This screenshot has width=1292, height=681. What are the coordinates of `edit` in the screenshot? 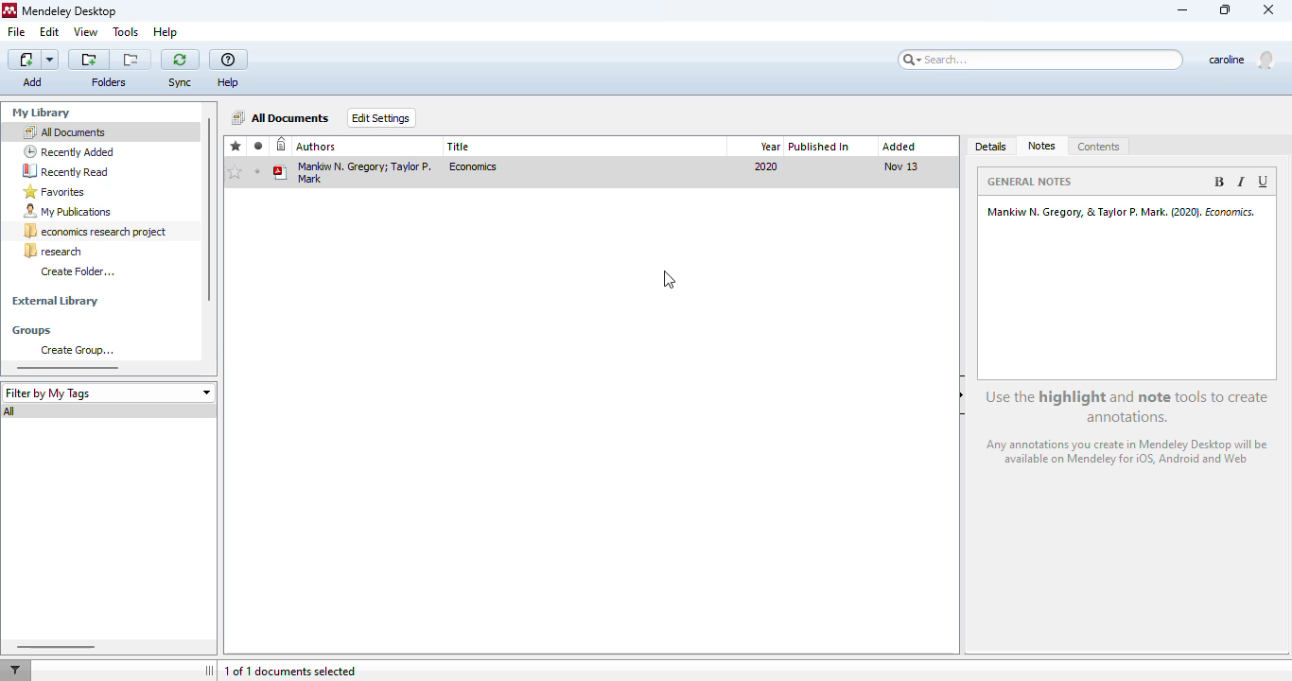 It's located at (49, 31).